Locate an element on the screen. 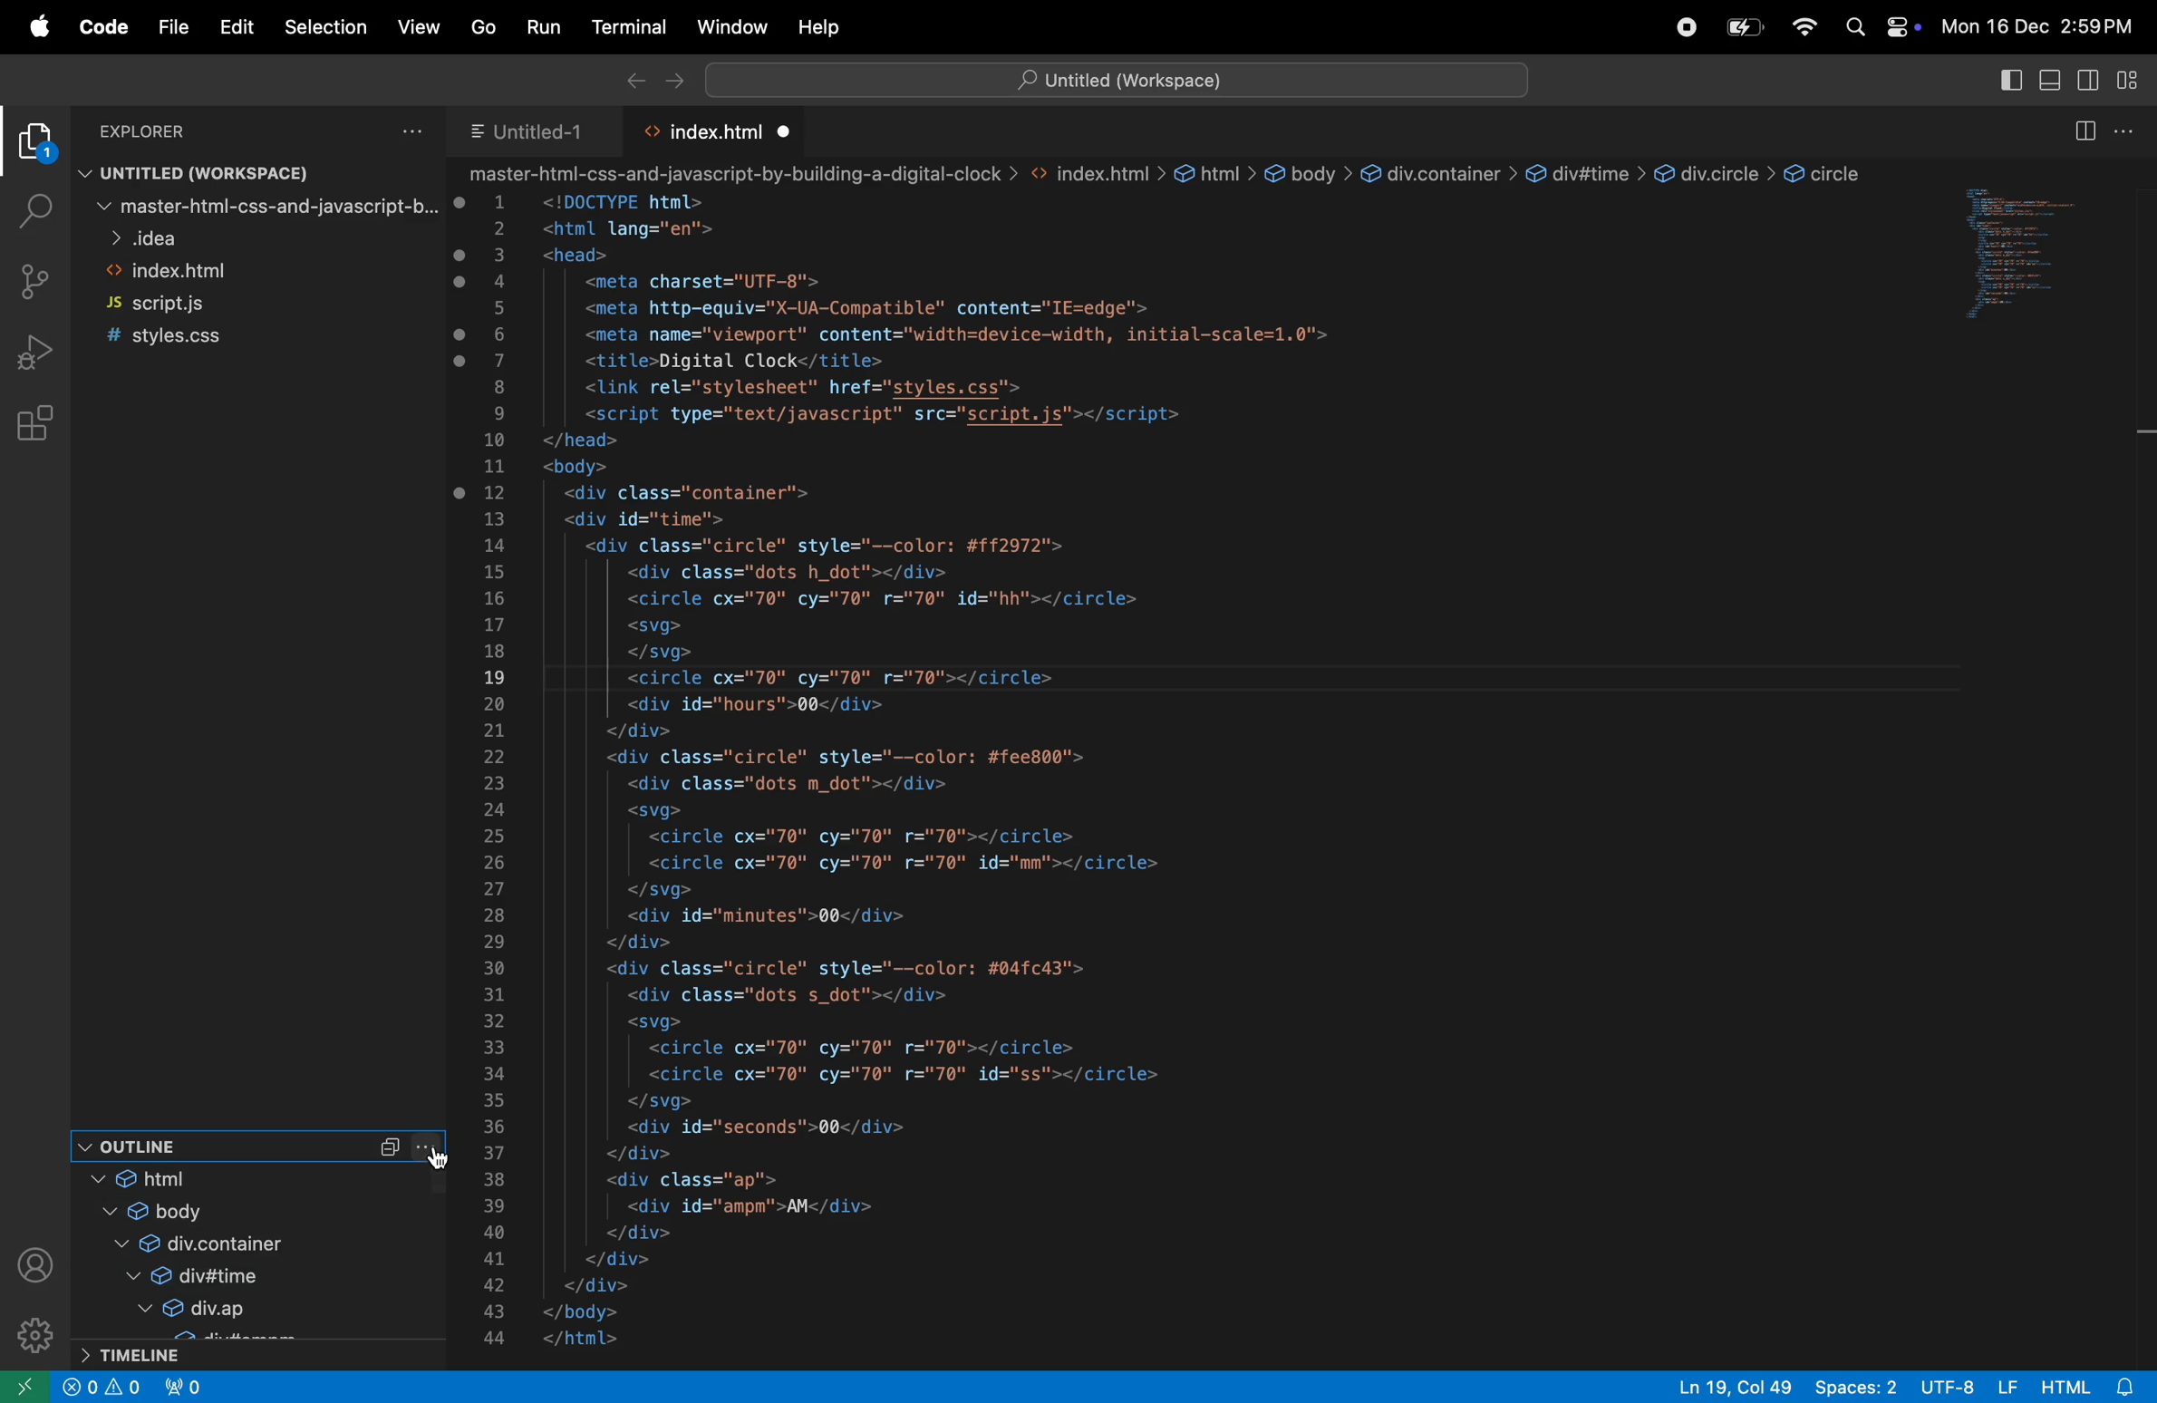  more is located at coordinates (430, 1147).